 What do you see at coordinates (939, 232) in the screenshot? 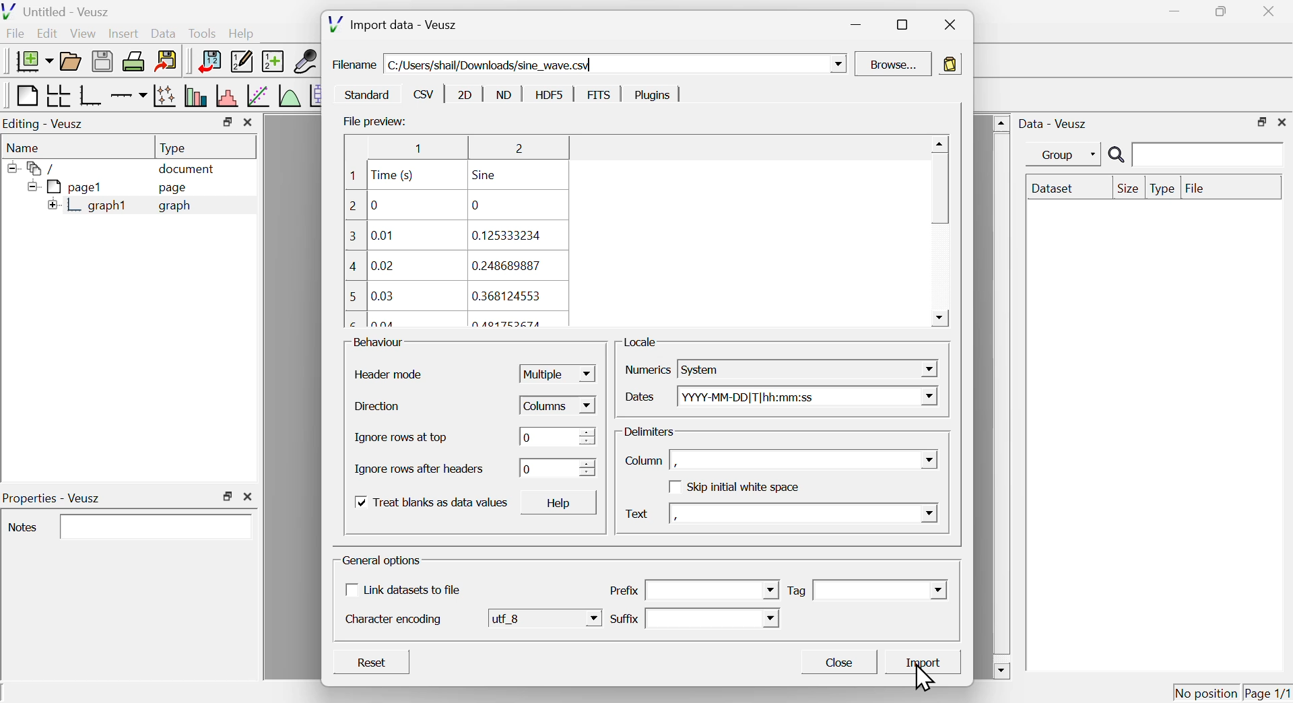
I see `scrollbar` at bounding box center [939, 232].